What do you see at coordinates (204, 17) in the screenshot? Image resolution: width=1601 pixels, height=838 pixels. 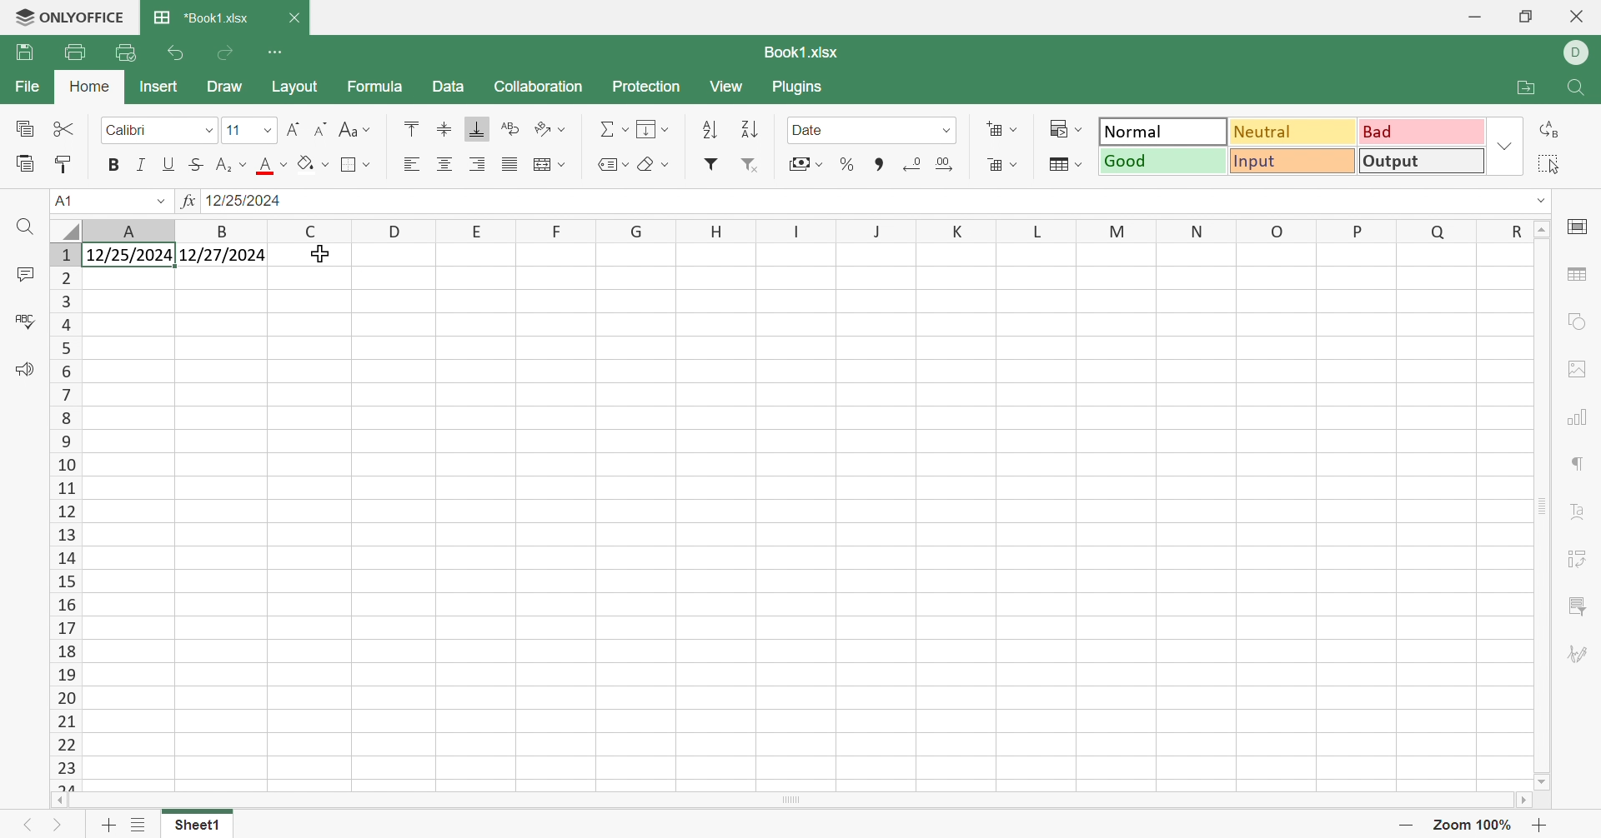 I see `*Book1.xlsx` at bounding box center [204, 17].